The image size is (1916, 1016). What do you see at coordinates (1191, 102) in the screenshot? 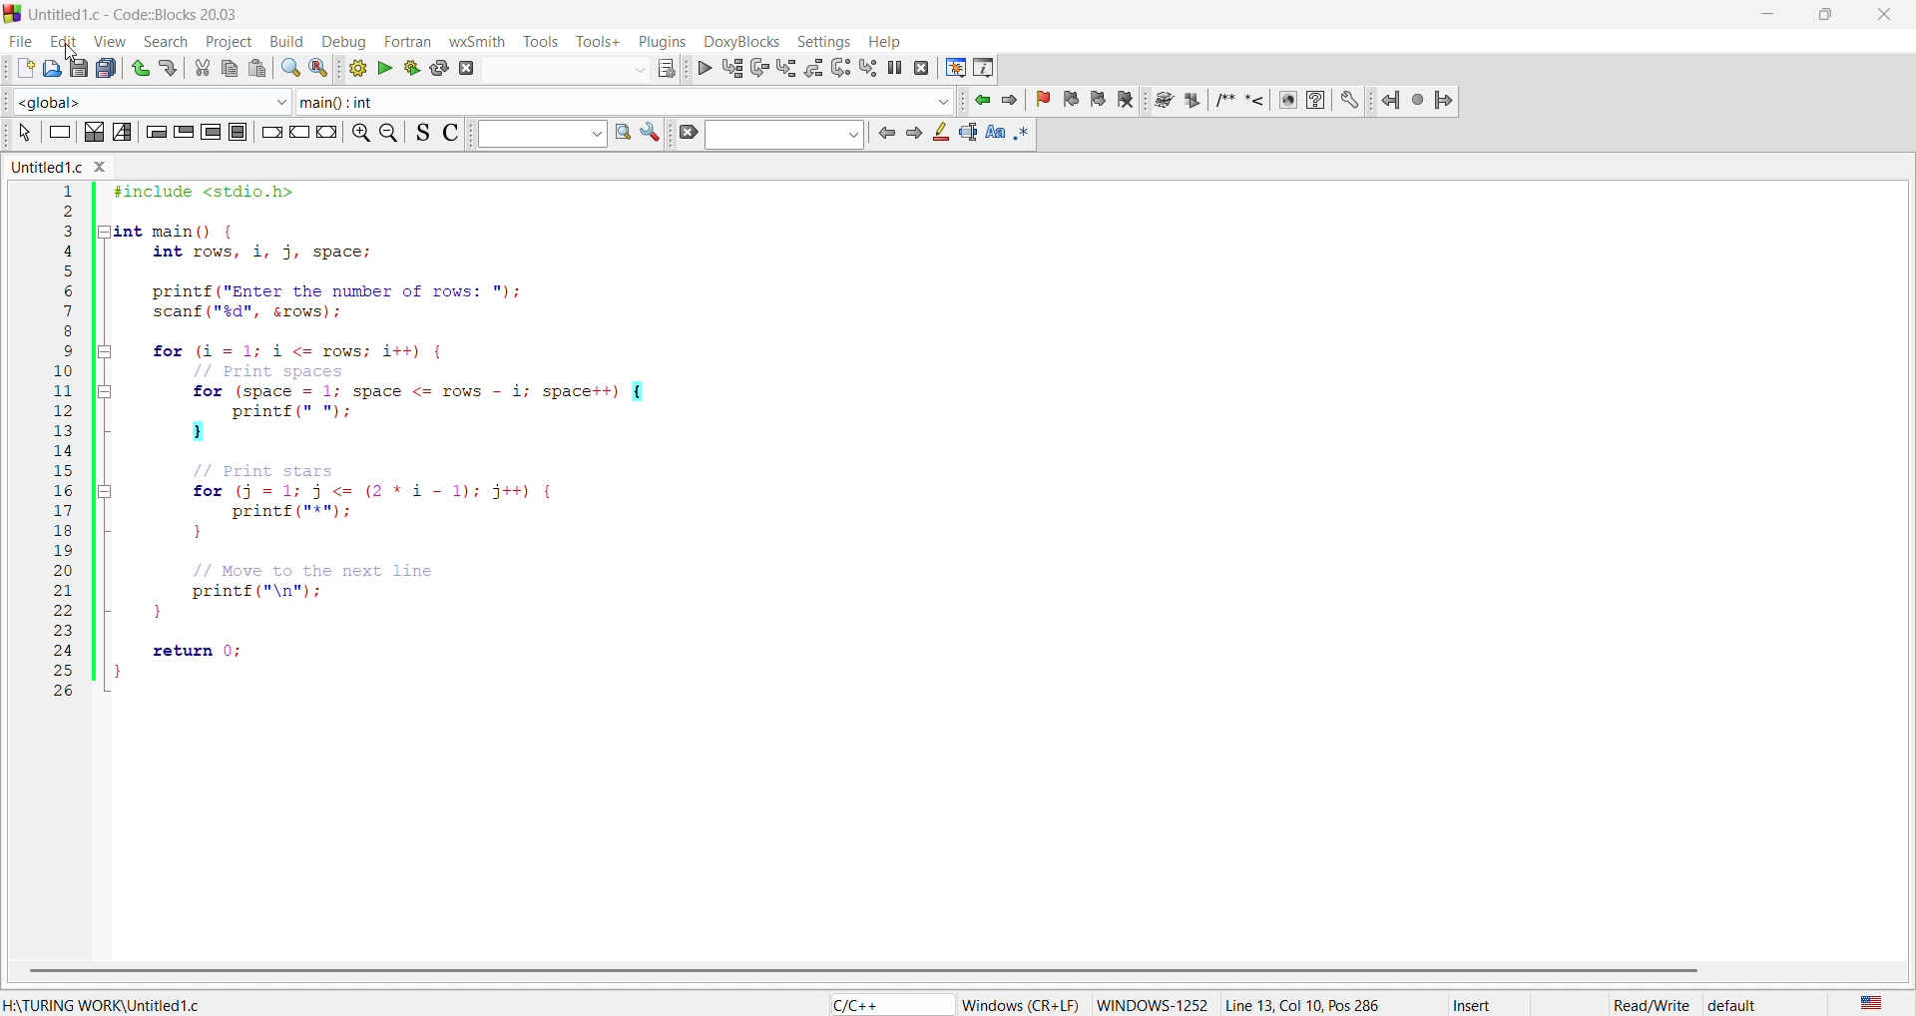
I see `Extract` at bounding box center [1191, 102].